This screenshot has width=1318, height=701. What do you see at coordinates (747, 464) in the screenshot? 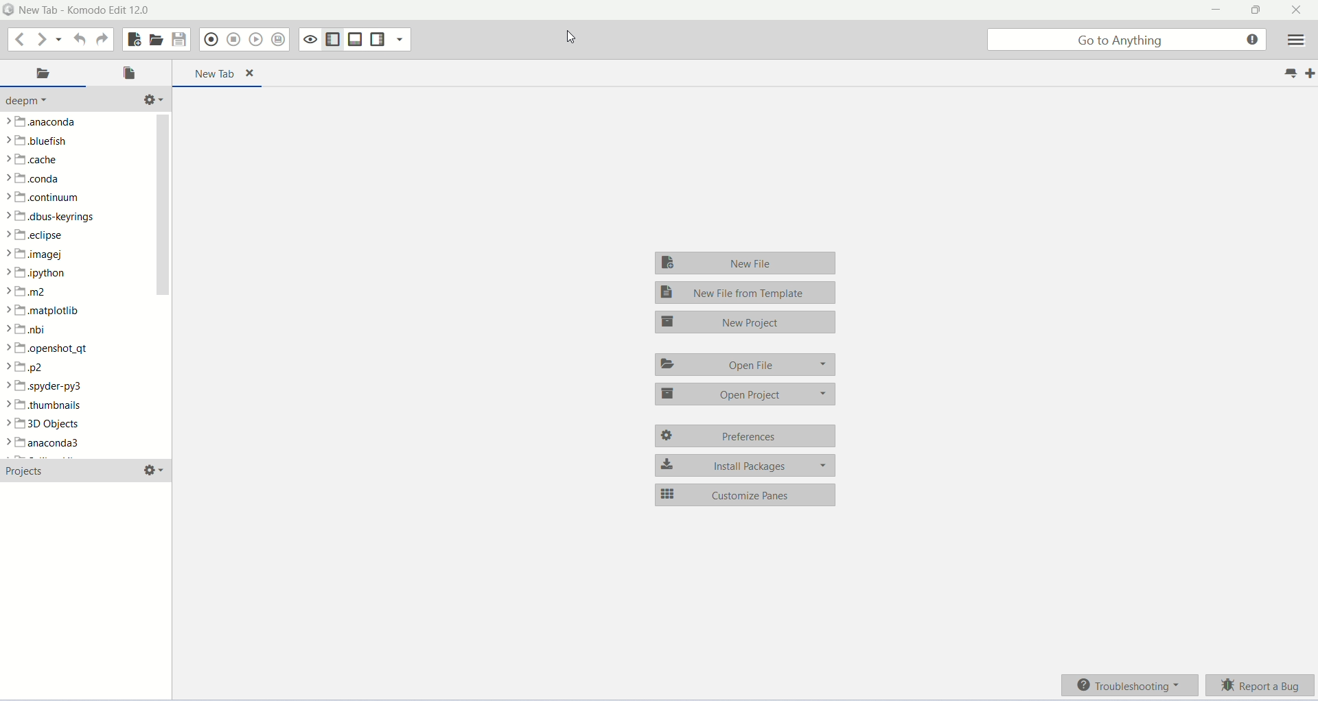
I see `install packages` at bounding box center [747, 464].